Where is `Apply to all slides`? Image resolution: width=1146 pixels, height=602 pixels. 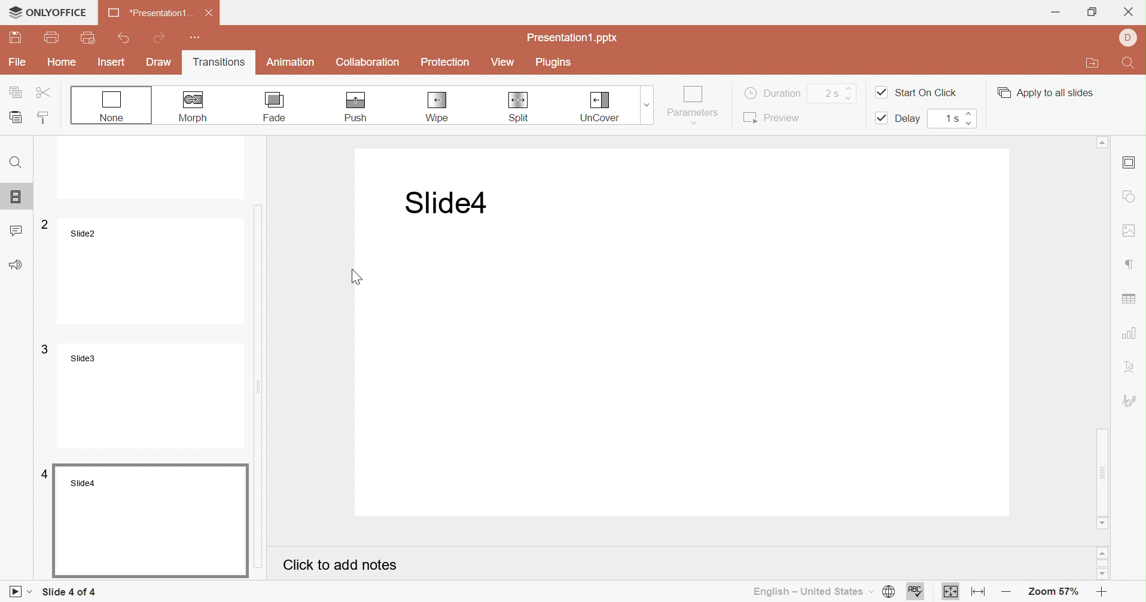 Apply to all slides is located at coordinates (1044, 93).